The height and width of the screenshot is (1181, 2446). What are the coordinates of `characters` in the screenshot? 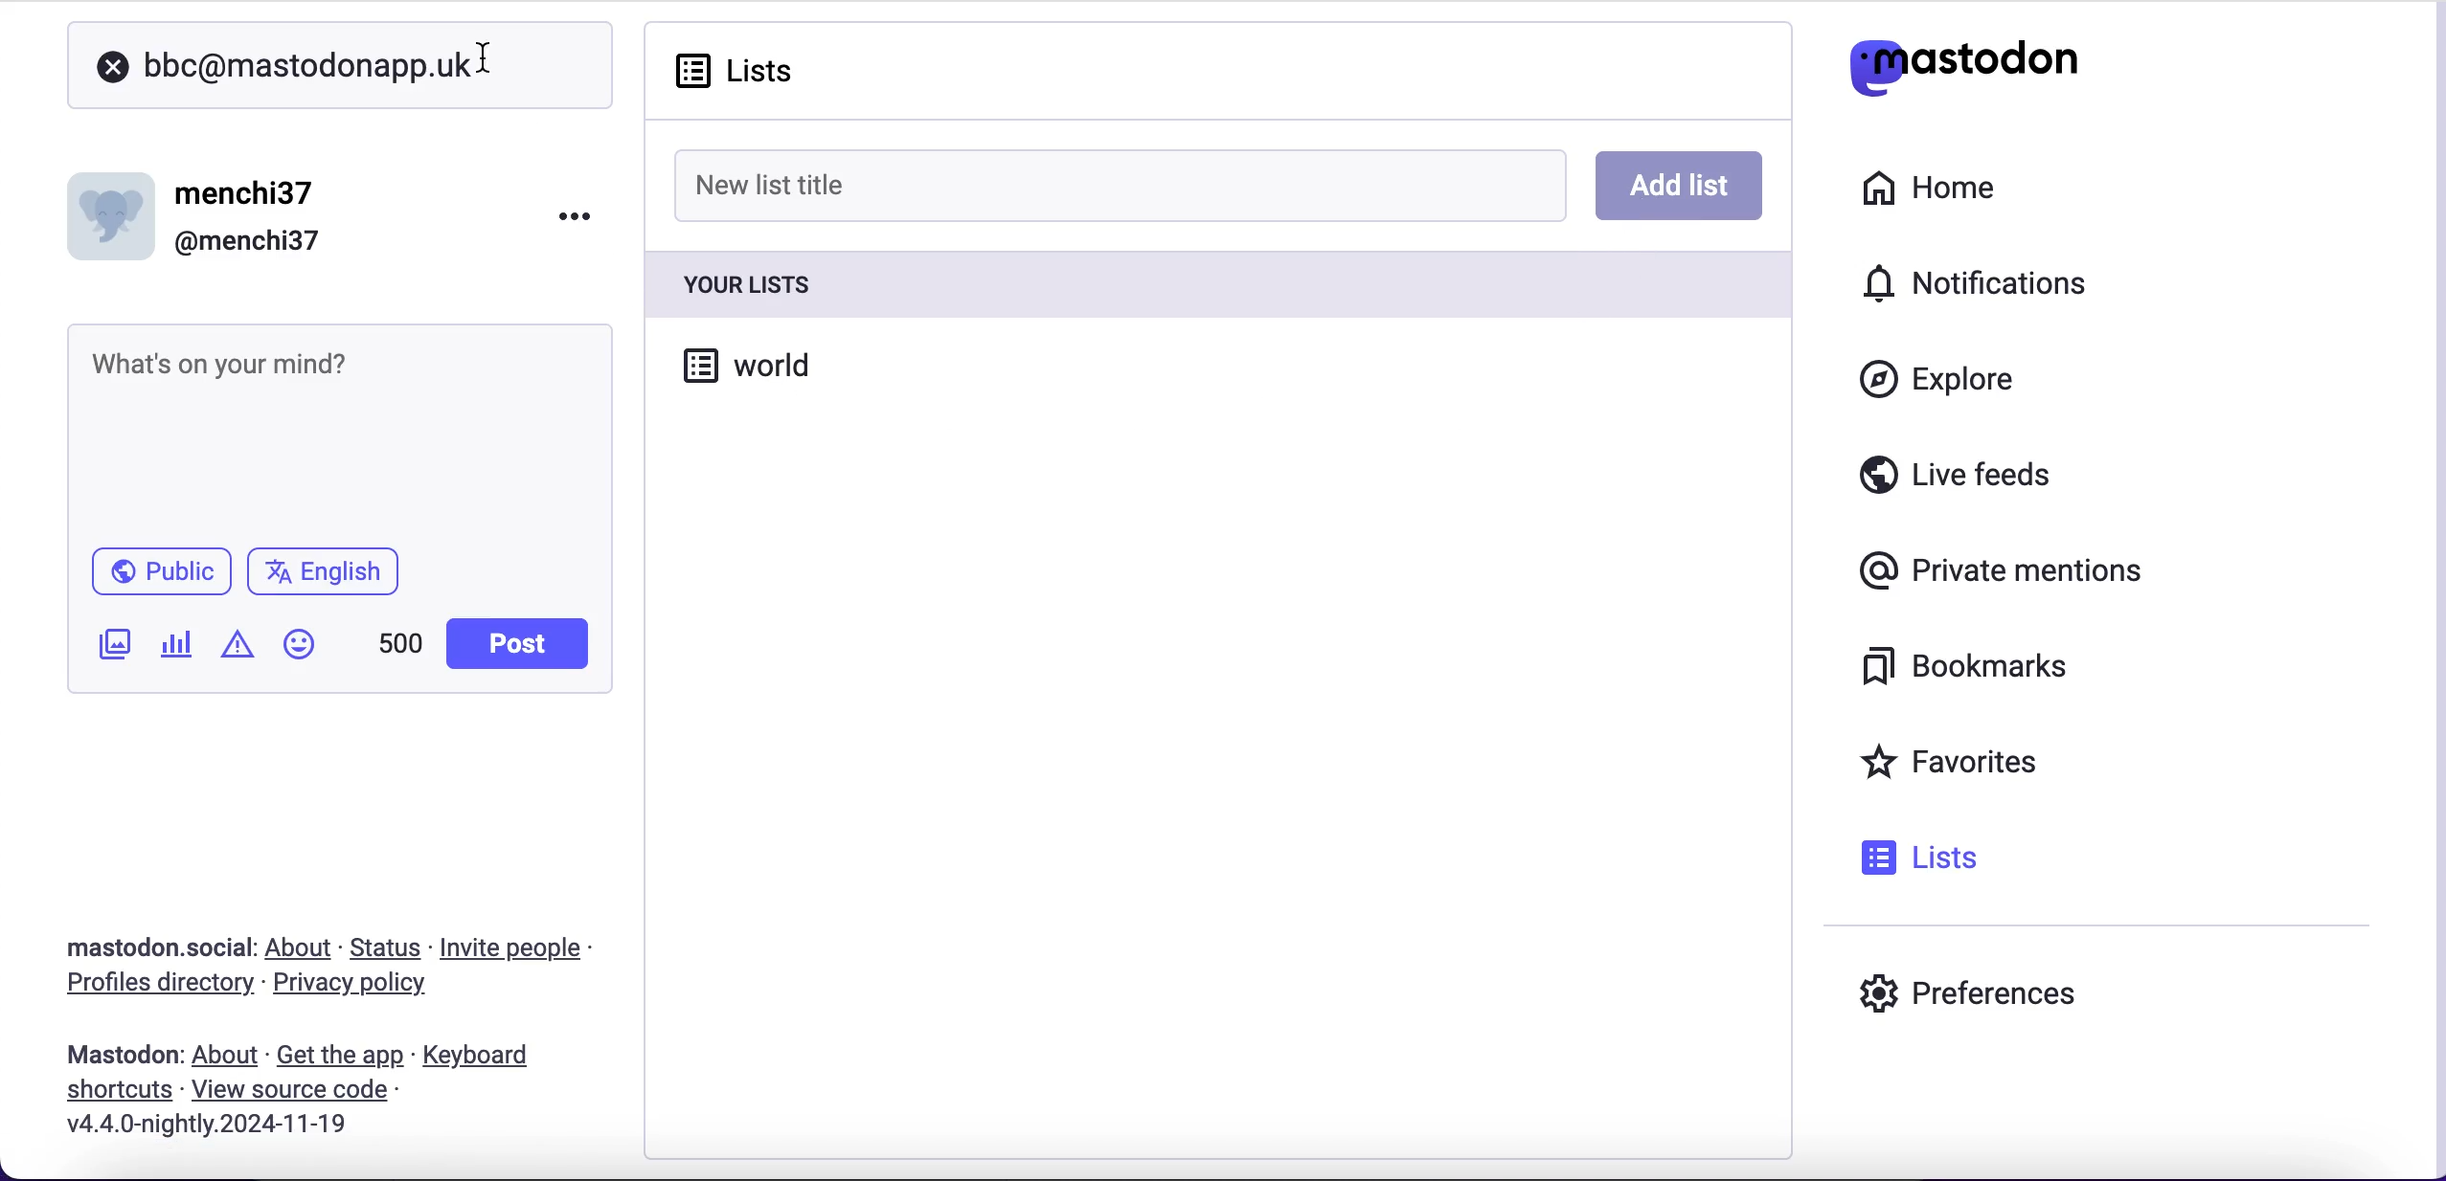 It's located at (400, 647).